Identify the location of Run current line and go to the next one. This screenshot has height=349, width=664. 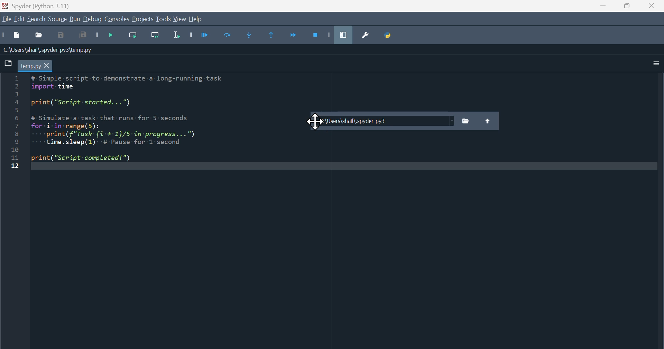
(156, 37).